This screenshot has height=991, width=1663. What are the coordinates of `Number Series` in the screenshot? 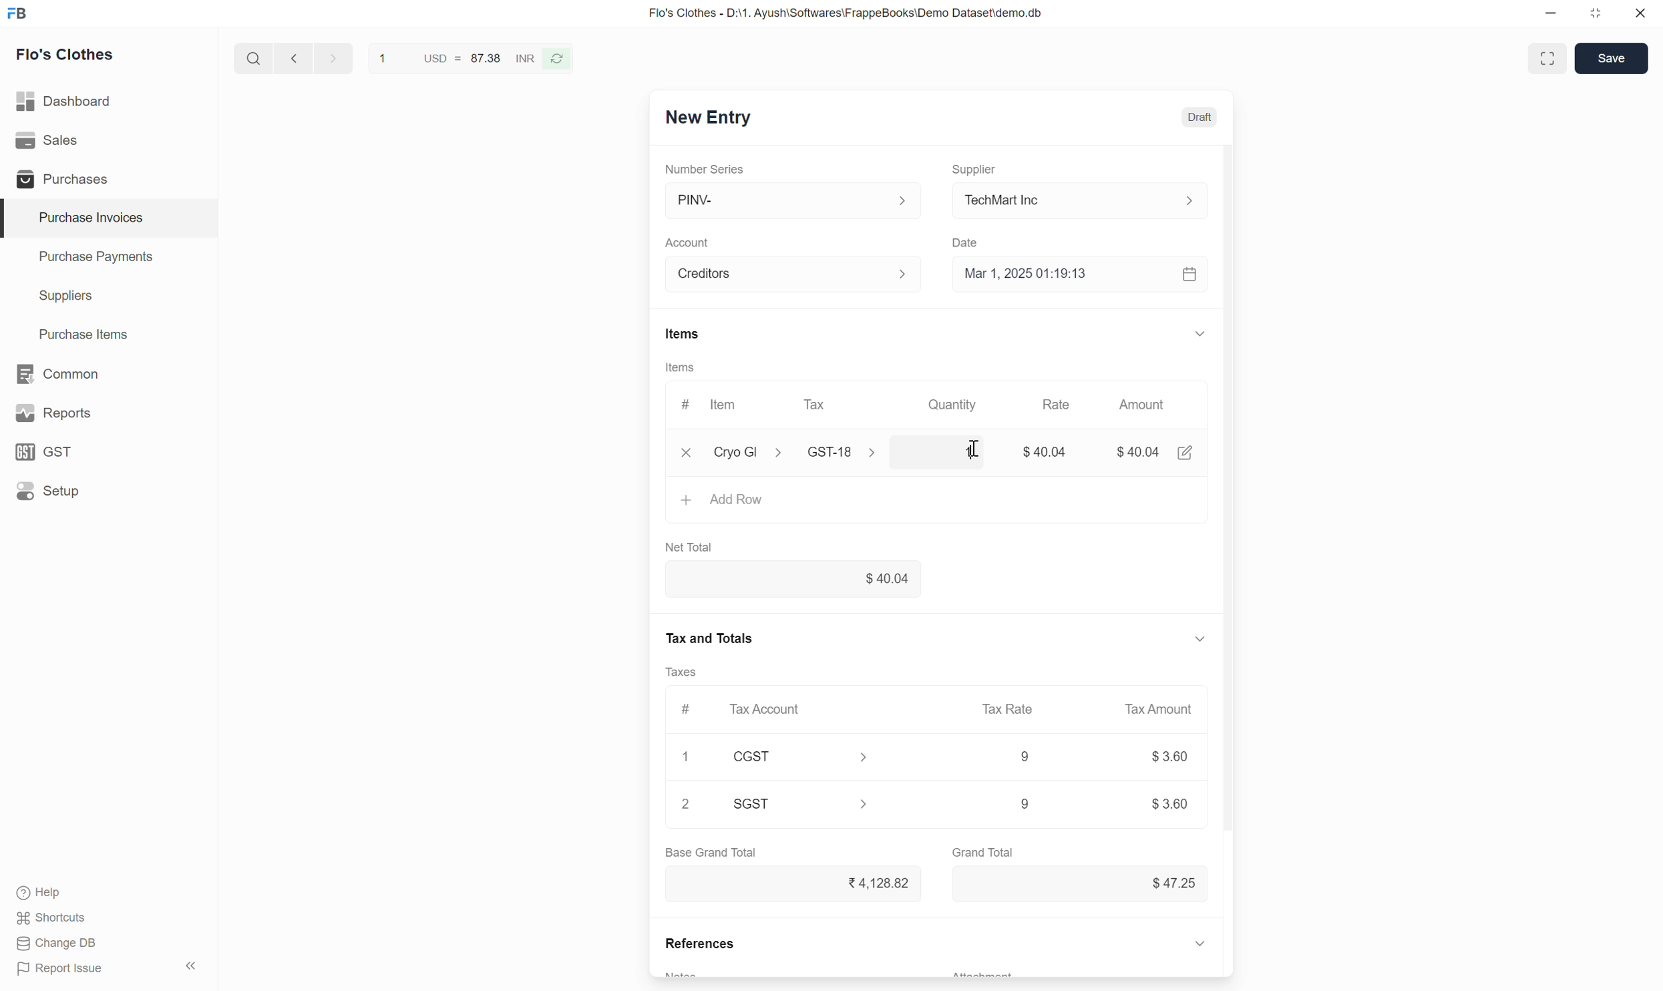 It's located at (712, 168).